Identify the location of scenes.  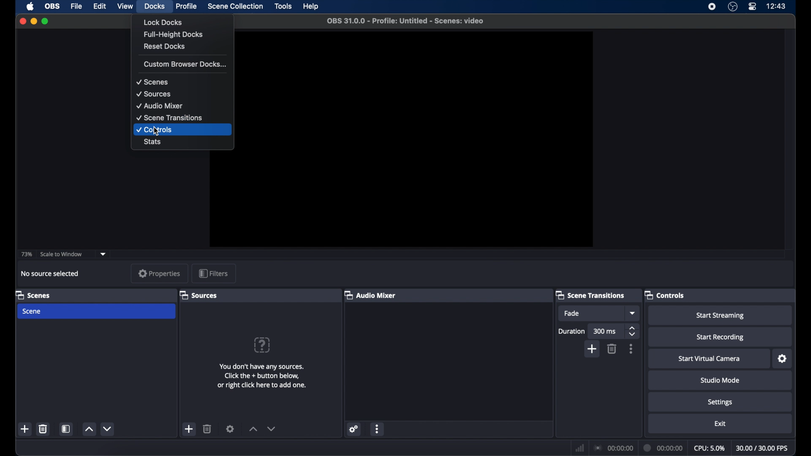
(33, 295).